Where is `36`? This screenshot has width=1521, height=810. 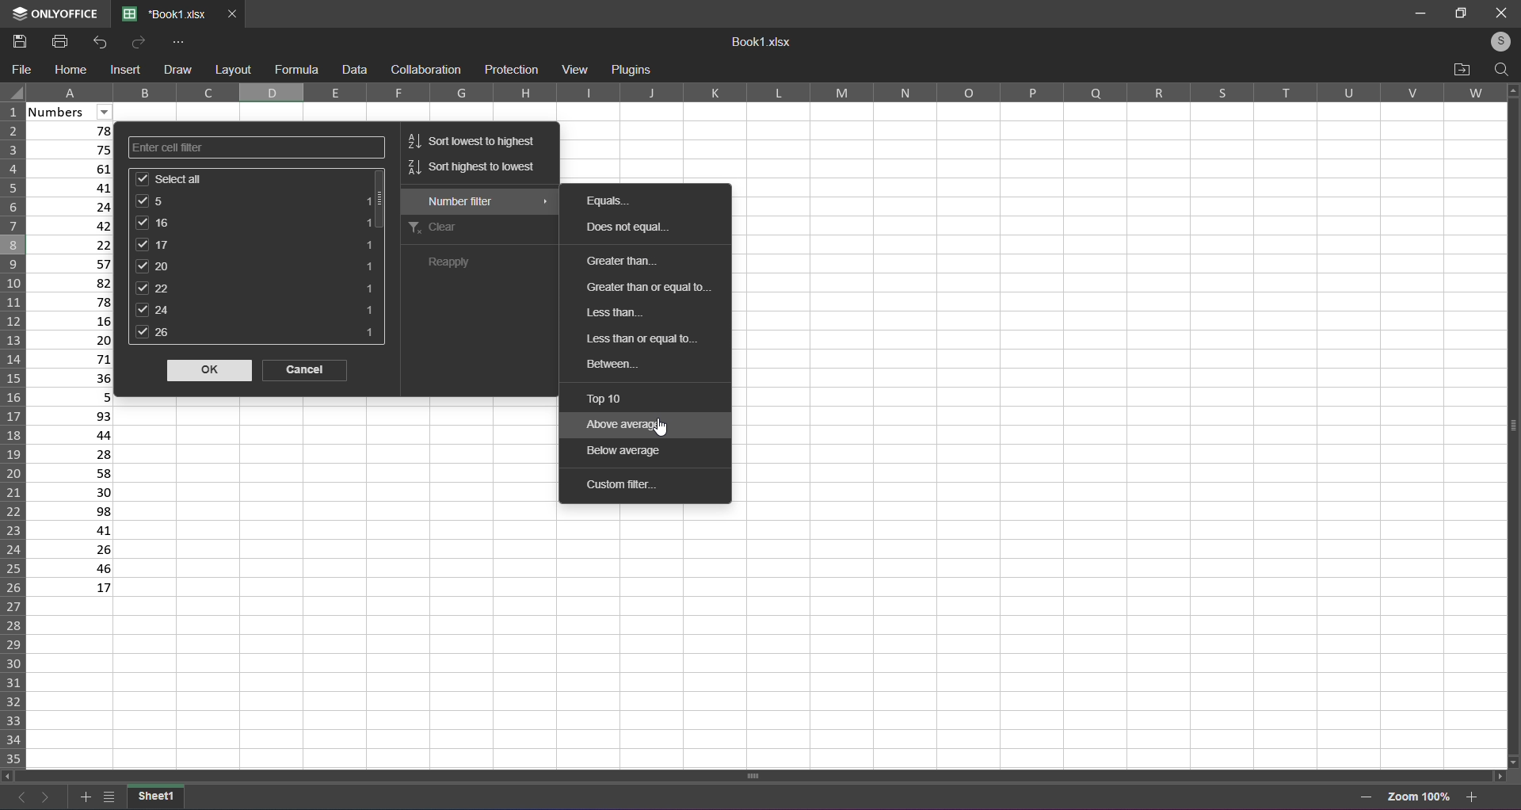 36 is located at coordinates (75, 379).